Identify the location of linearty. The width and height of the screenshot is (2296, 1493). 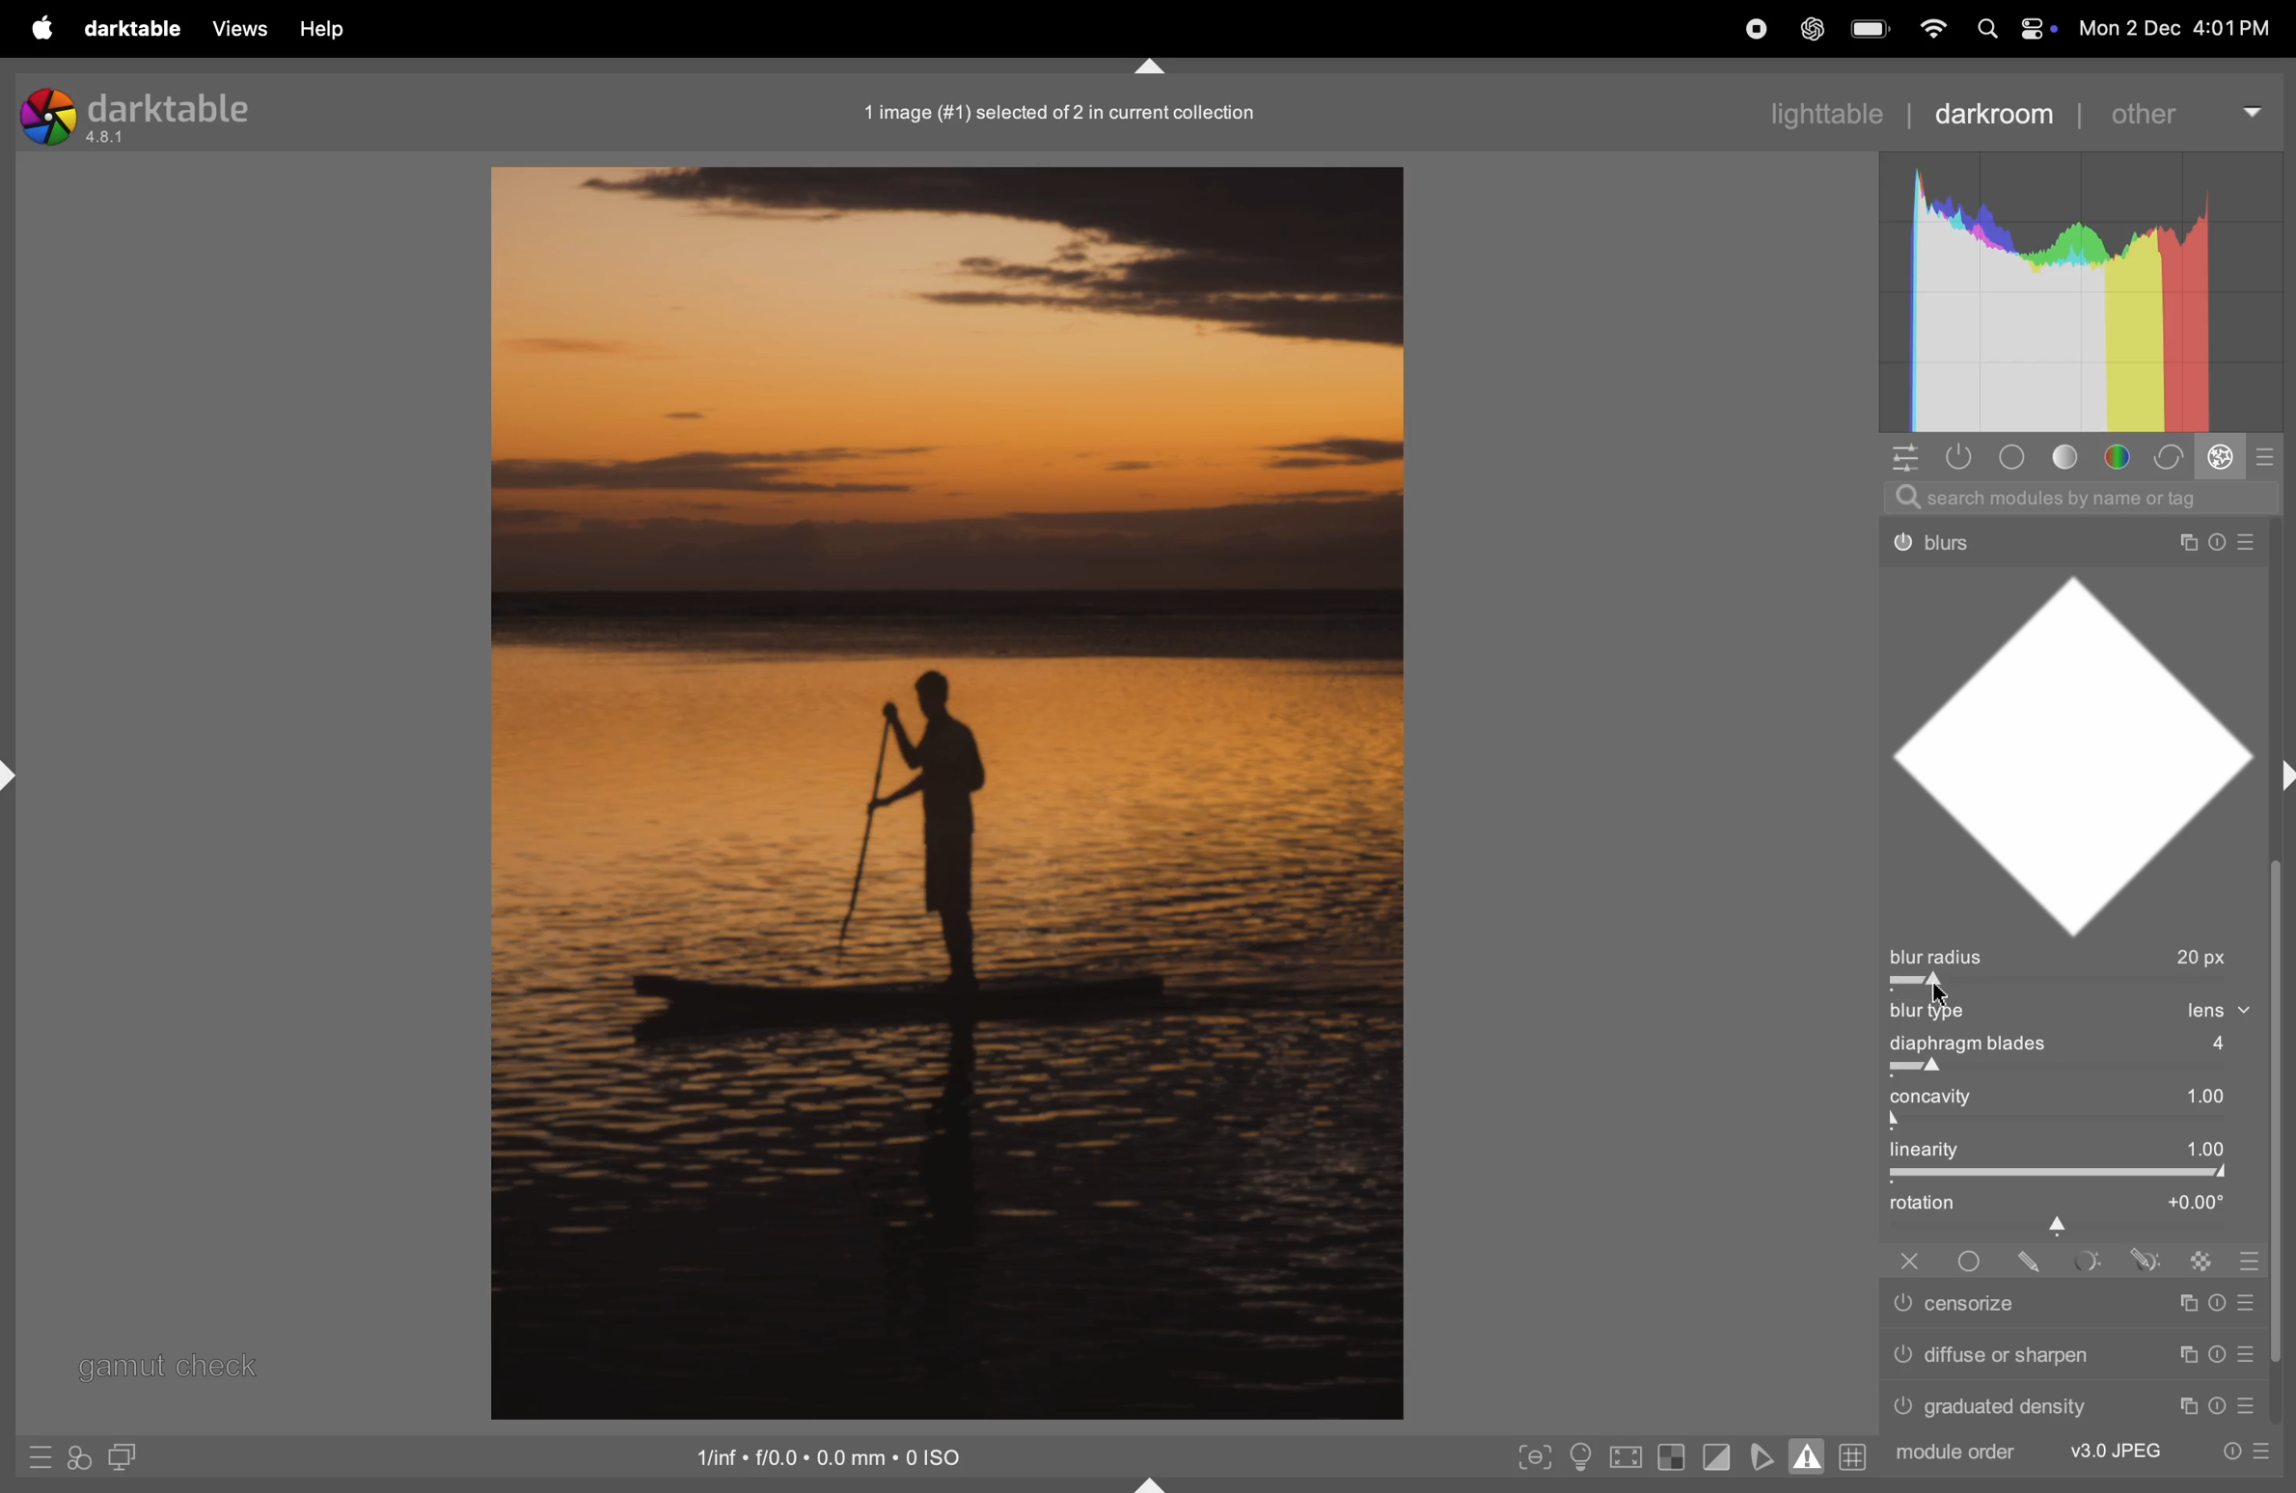
(2072, 1151).